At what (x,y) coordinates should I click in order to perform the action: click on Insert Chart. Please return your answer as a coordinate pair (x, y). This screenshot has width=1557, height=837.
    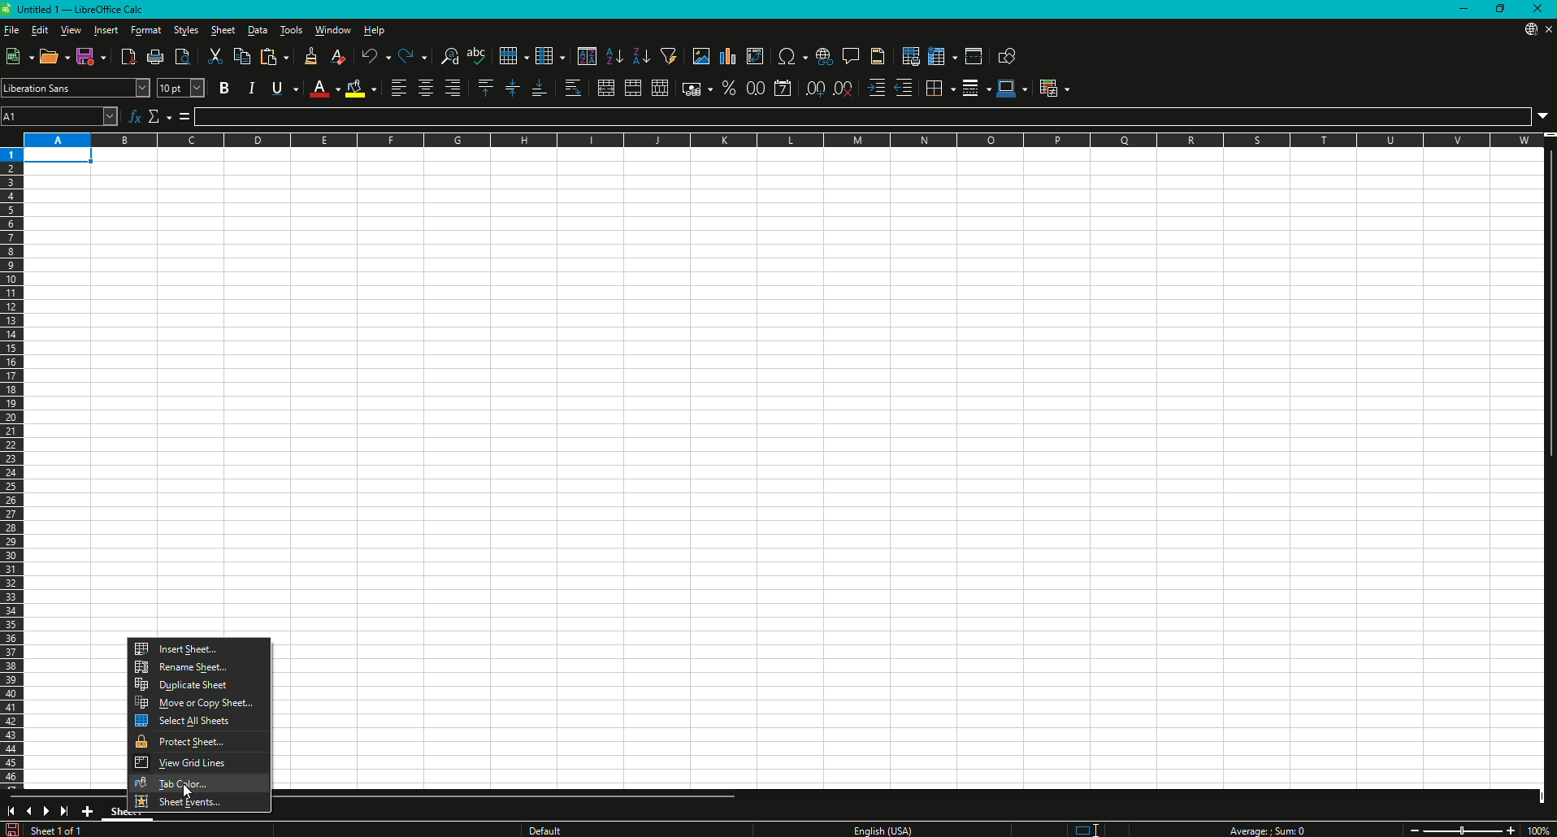
    Looking at the image, I should click on (728, 56).